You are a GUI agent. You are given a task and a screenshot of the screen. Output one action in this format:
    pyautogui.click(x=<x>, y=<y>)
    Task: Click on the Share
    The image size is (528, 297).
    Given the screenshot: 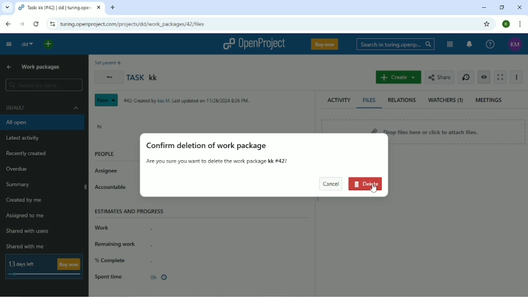 What is the action you would take?
    pyautogui.click(x=440, y=77)
    